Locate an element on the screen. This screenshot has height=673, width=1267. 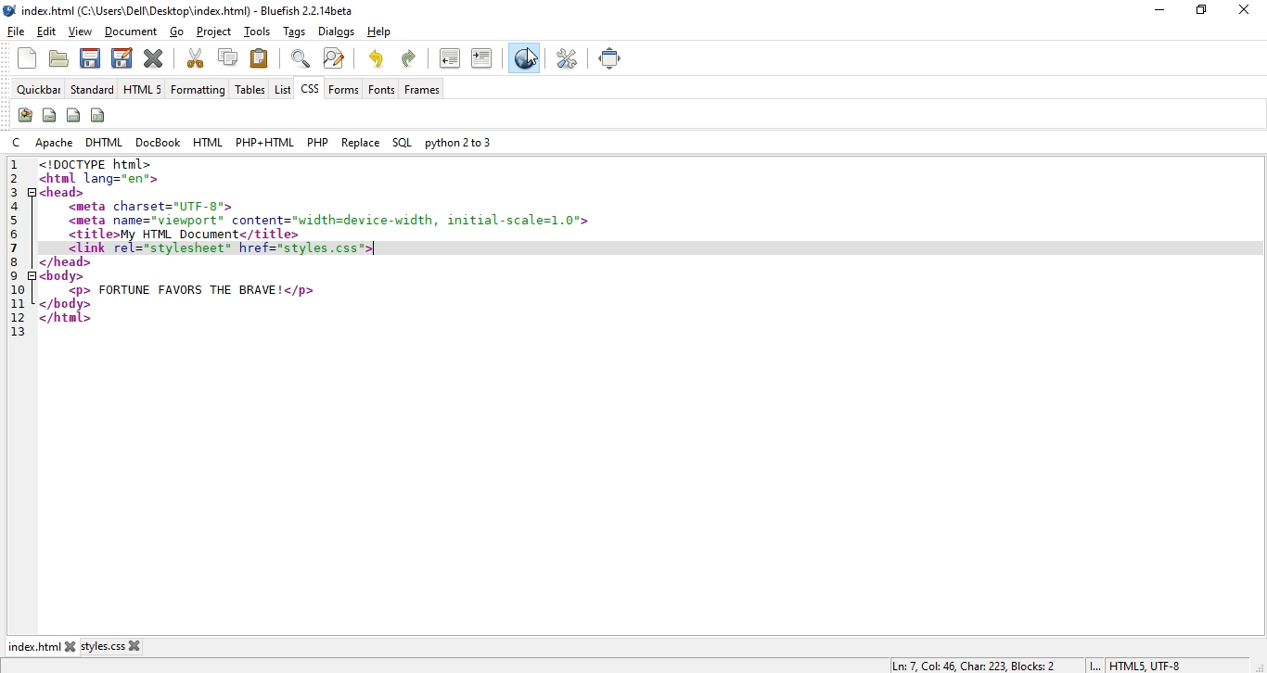
forms is located at coordinates (345, 89).